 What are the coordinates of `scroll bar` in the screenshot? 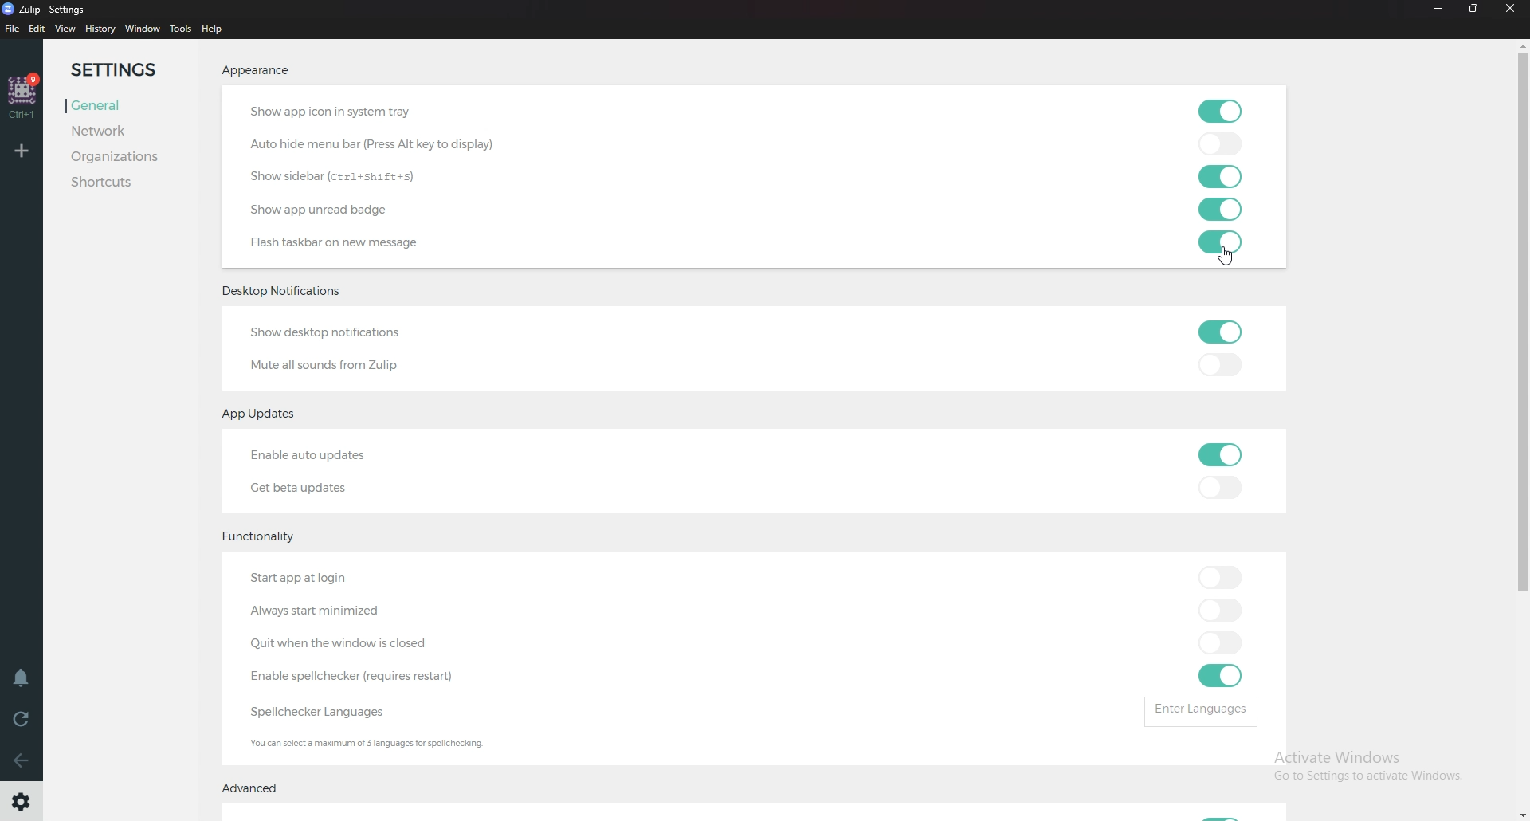 It's located at (1524, 404).